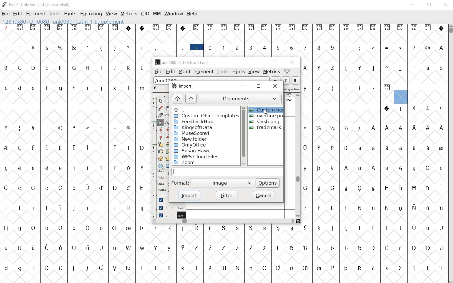 This screenshot has height=283, width=453. I want to click on glyph, so click(387, 168).